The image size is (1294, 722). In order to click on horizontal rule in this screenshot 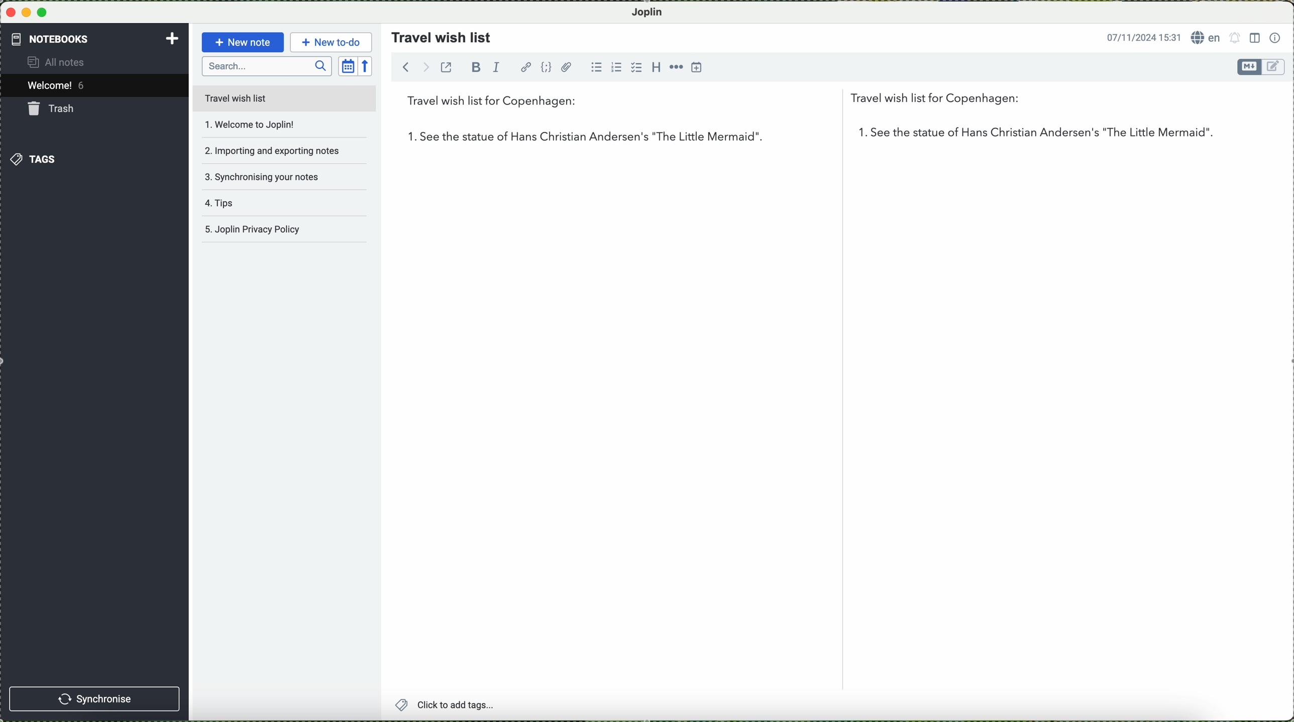, I will do `click(675, 67)`.